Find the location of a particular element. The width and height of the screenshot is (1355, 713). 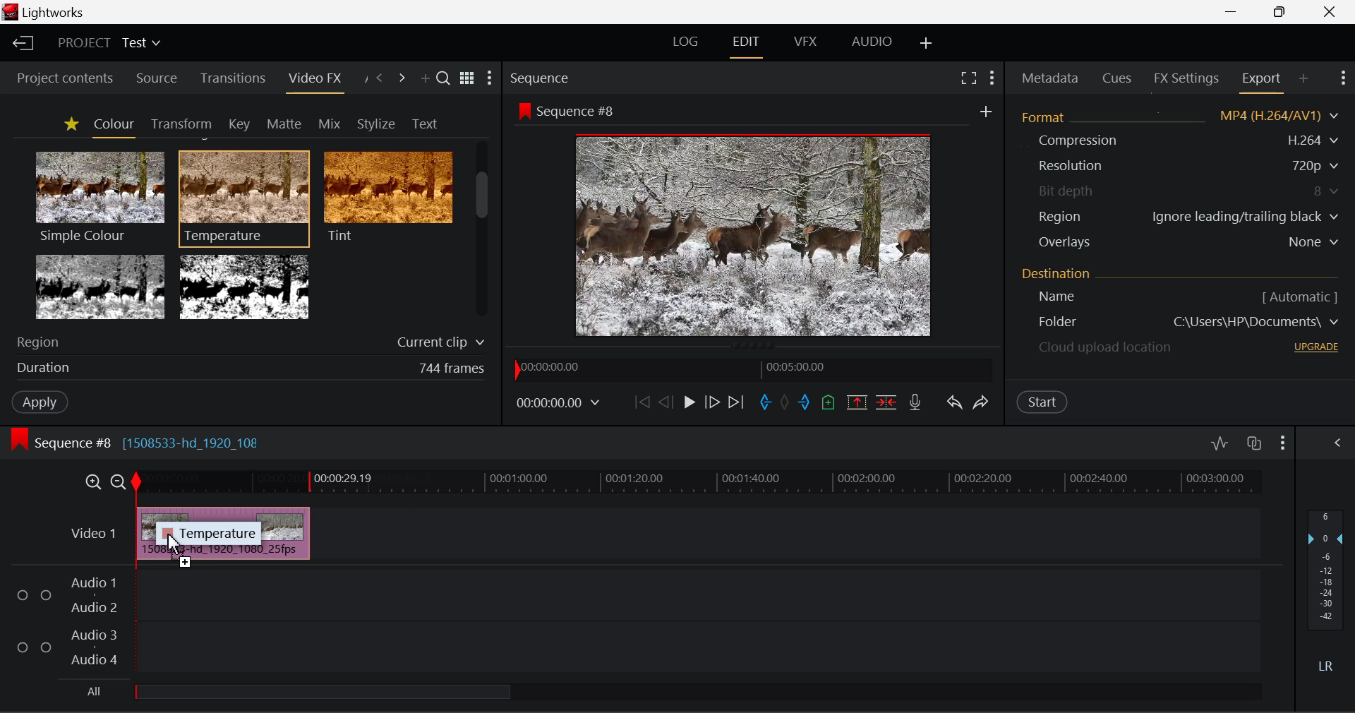

None  is located at coordinates (1315, 242).